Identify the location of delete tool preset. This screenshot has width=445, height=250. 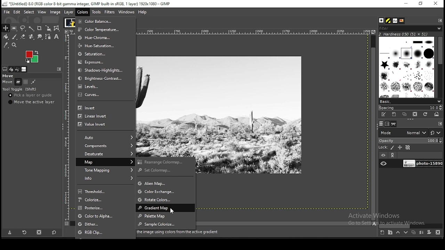
(39, 232).